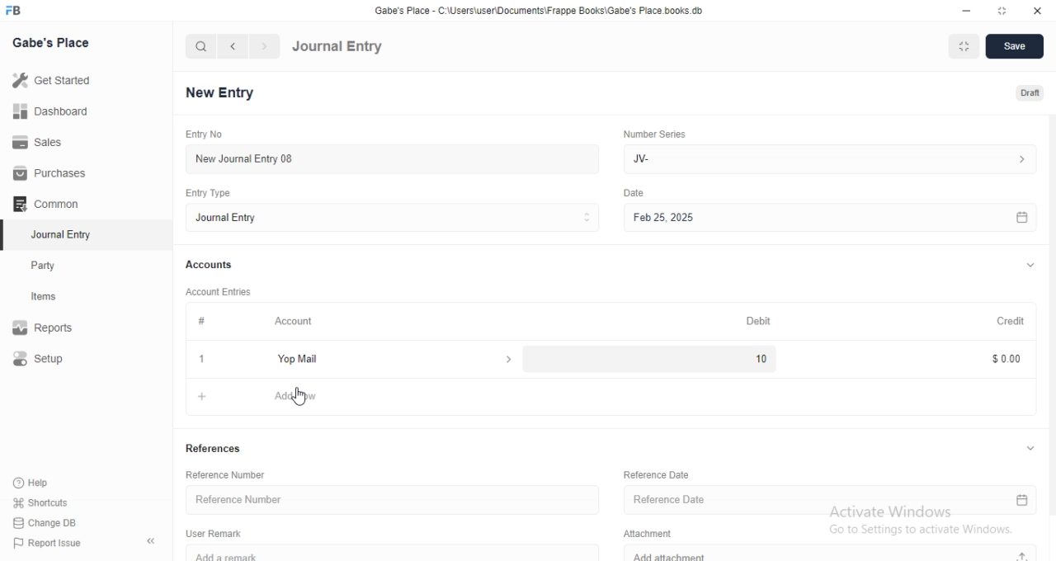  What do you see at coordinates (47, 143) in the screenshot?
I see `Sales` at bounding box center [47, 143].